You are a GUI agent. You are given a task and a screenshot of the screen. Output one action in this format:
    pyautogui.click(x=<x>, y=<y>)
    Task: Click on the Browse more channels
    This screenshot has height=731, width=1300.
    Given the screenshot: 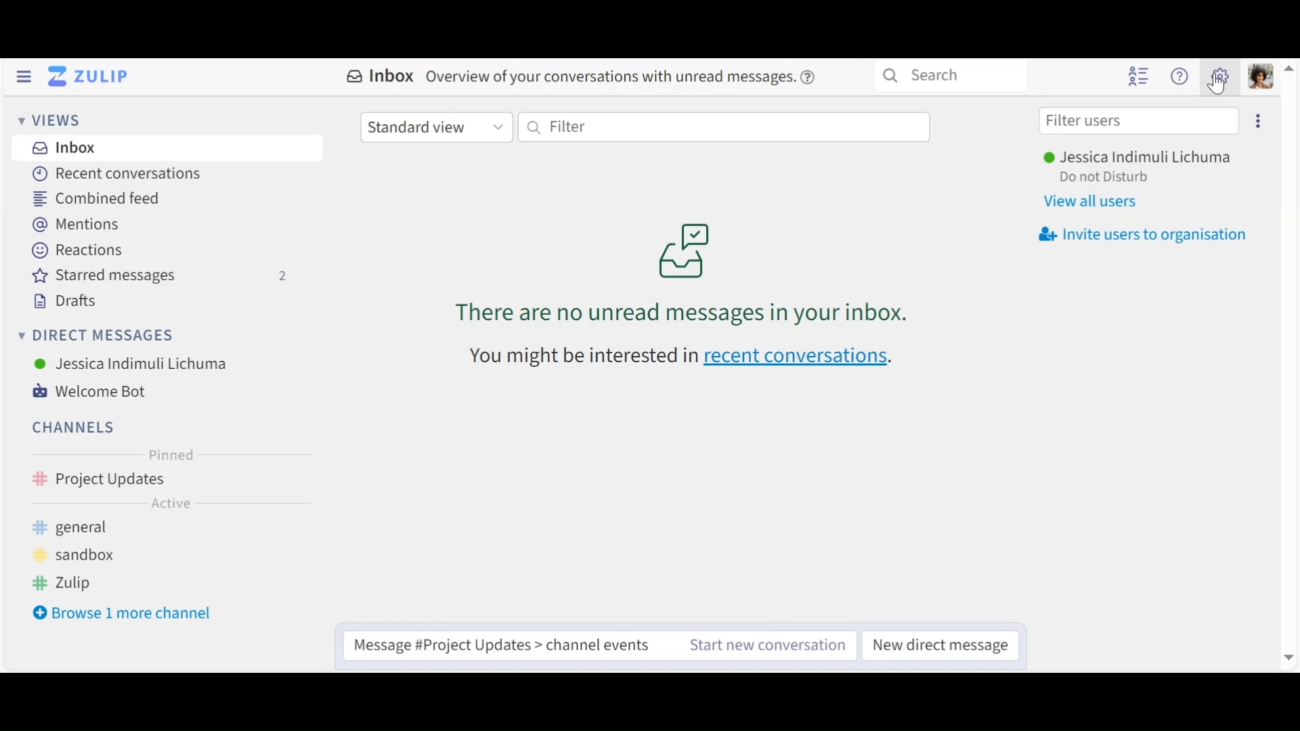 What is the action you would take?
    pyautogui.click(x=123, y=613)
    